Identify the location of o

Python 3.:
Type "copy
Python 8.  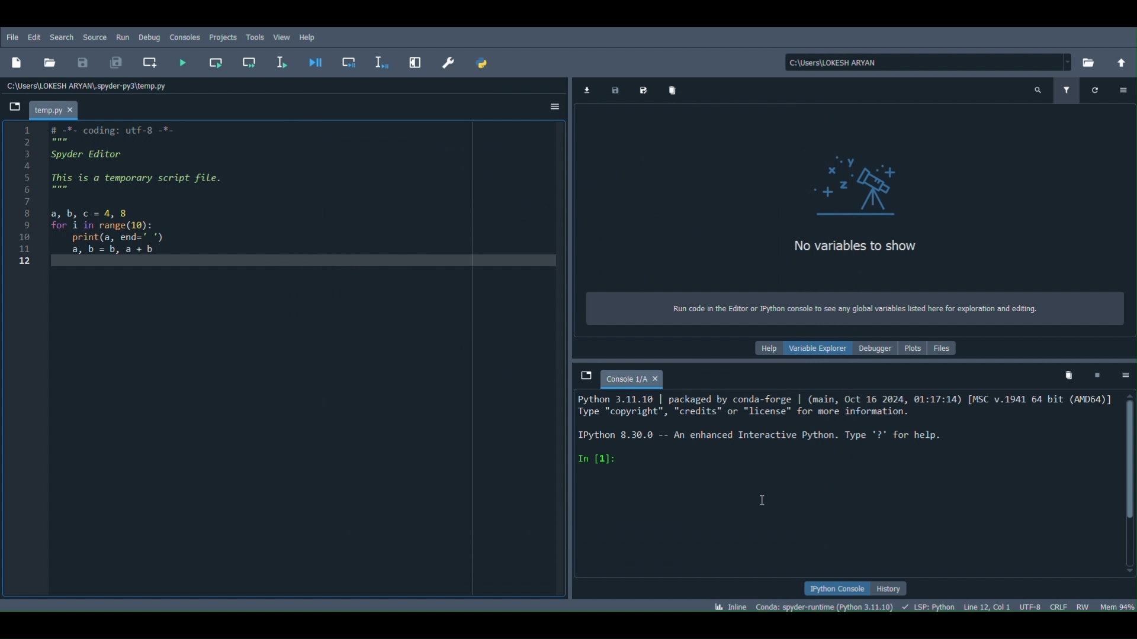
(166, 205).